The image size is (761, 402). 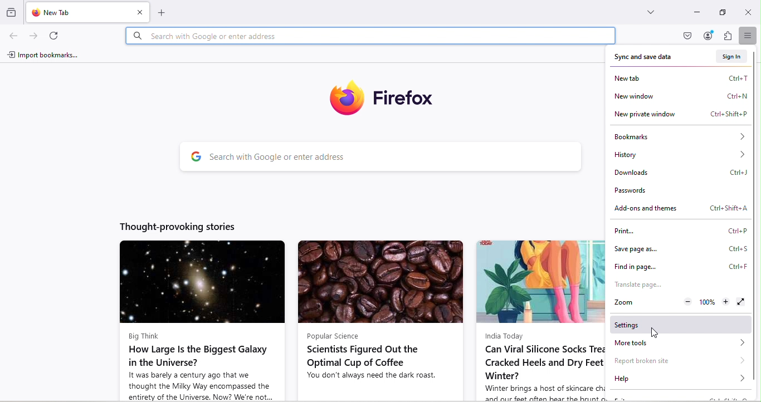 I want to click on Image, so click(x=377, y=280).